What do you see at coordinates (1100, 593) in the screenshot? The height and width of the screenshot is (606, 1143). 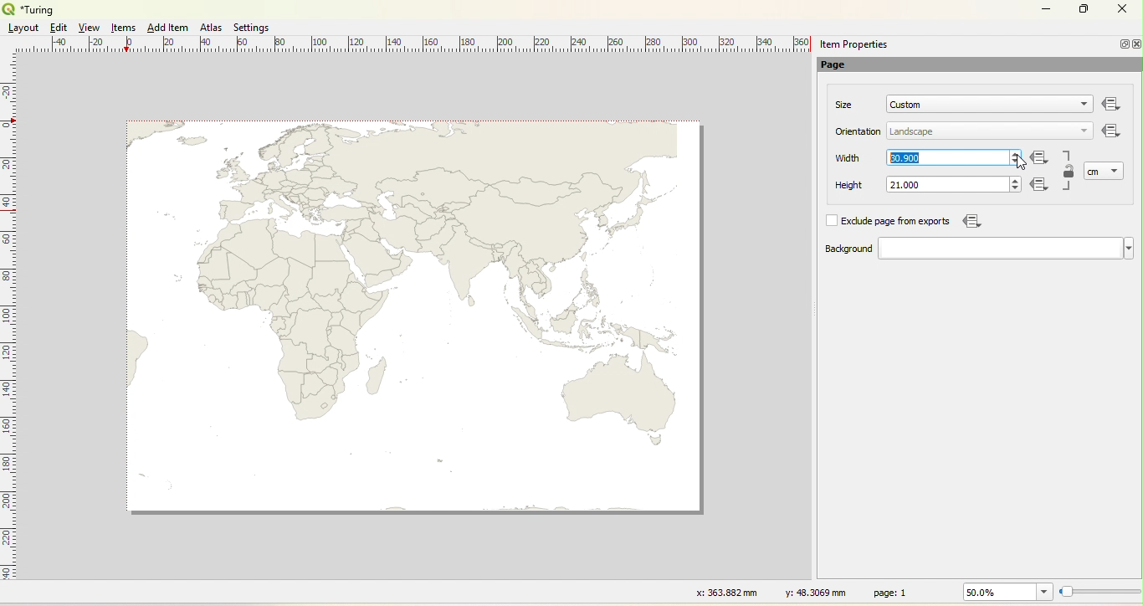 I see `Resize` at bounding box center [1100, 593].